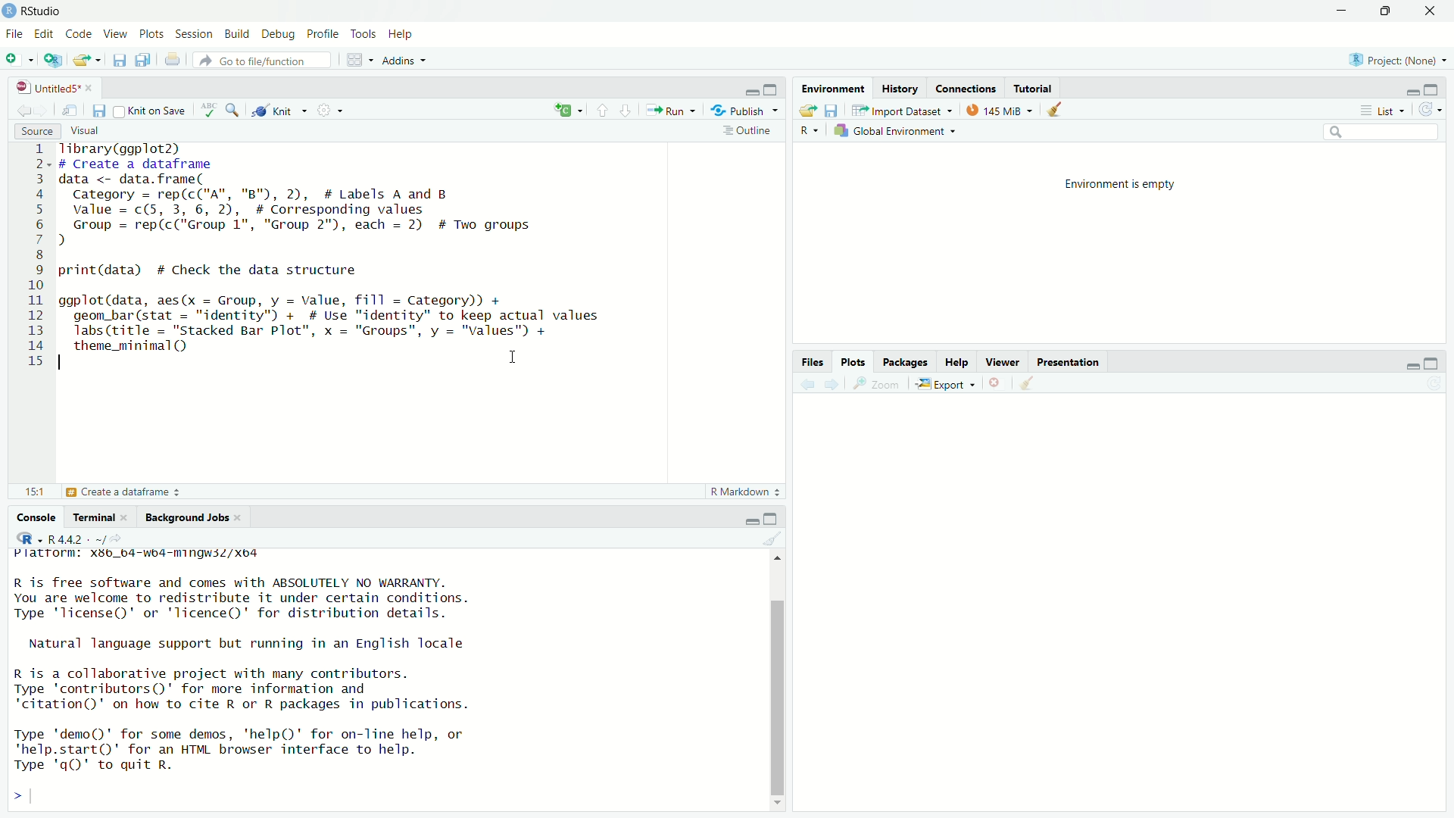  Describe the element at coordinates (673, 109) in the screenshot. I see `Run the current line or selection (Ctrl + Enter)` at that location.